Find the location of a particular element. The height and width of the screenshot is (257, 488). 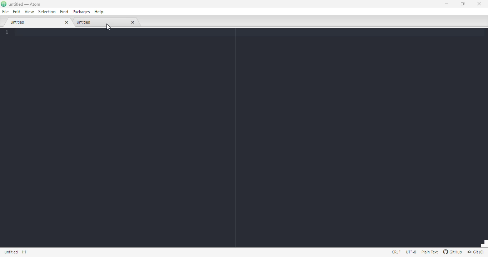

selection is located at coordinates (48, 12).